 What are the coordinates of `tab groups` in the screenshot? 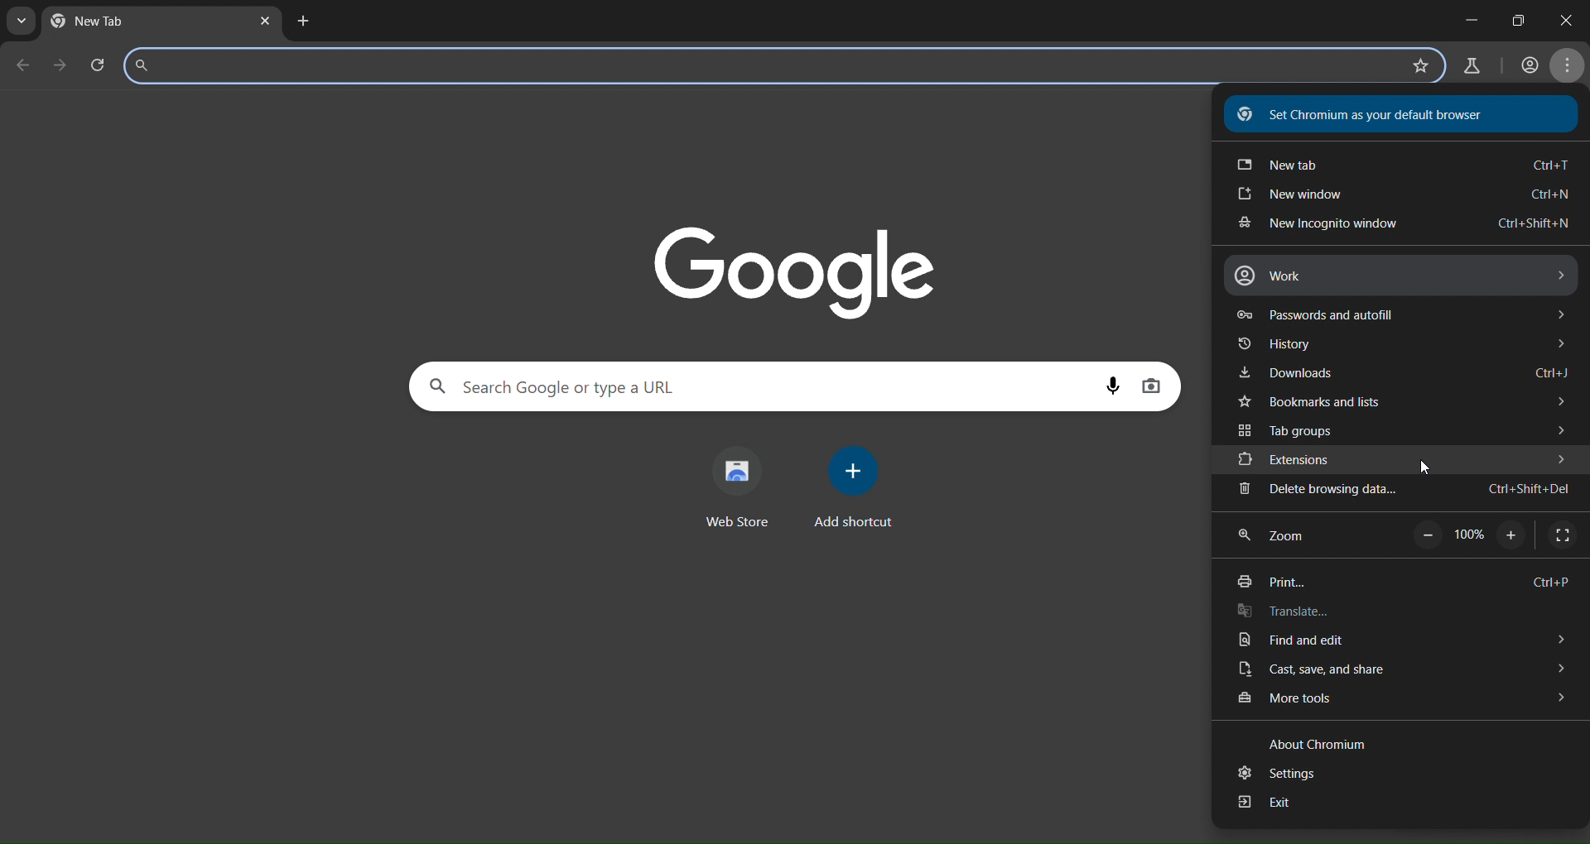 It's located at (1400, 431).